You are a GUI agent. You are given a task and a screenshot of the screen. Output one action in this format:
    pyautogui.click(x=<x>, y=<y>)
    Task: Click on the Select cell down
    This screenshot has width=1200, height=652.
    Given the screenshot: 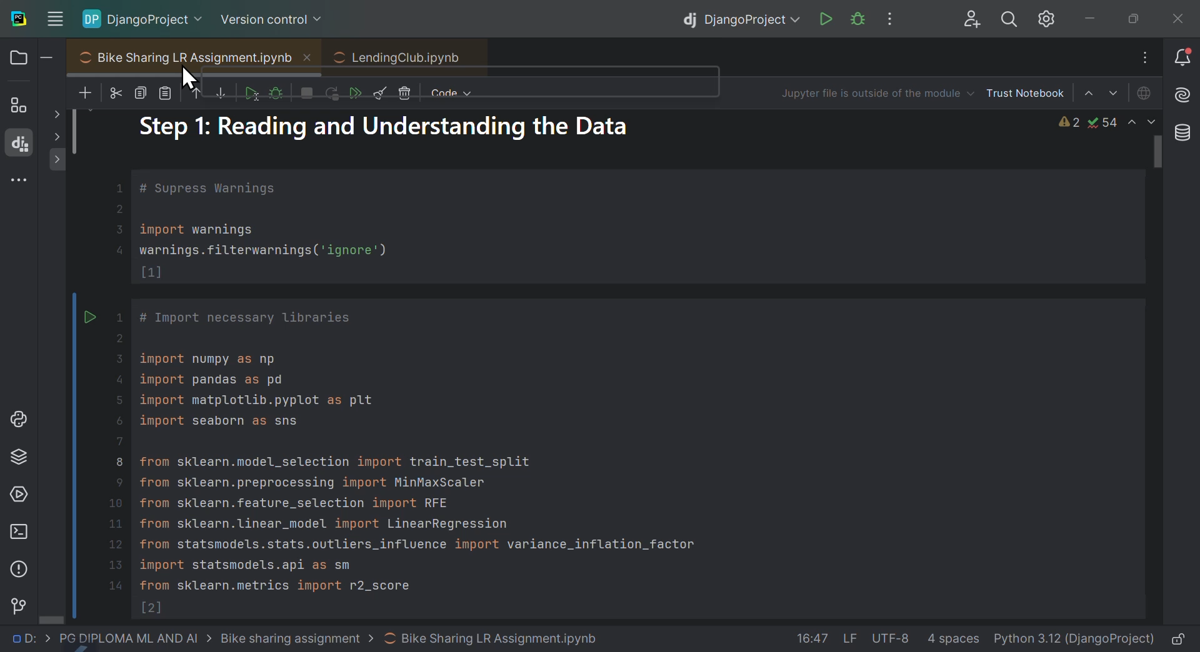 What is the action you would take?
    pyautogui.click(x=1112, y=95)
    